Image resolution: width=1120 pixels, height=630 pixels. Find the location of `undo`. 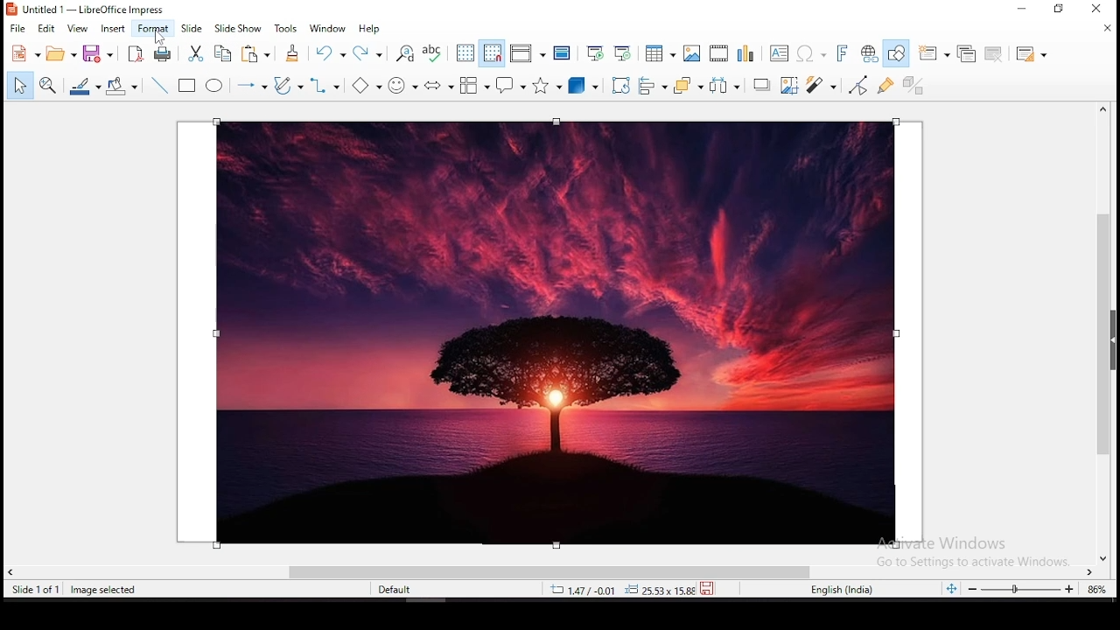

undo is located at coordinates (332, 53).